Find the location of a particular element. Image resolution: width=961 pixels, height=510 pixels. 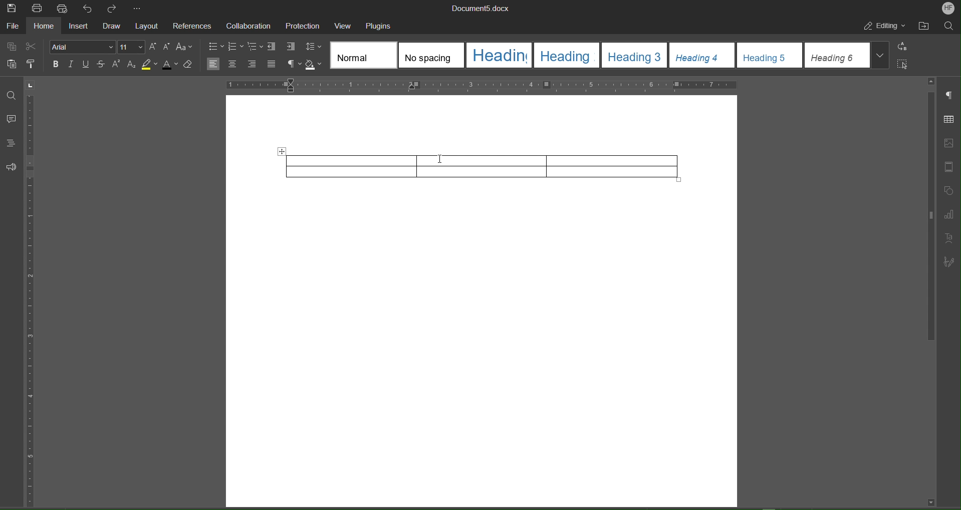

Plugins is located at coordinates (380, 26).